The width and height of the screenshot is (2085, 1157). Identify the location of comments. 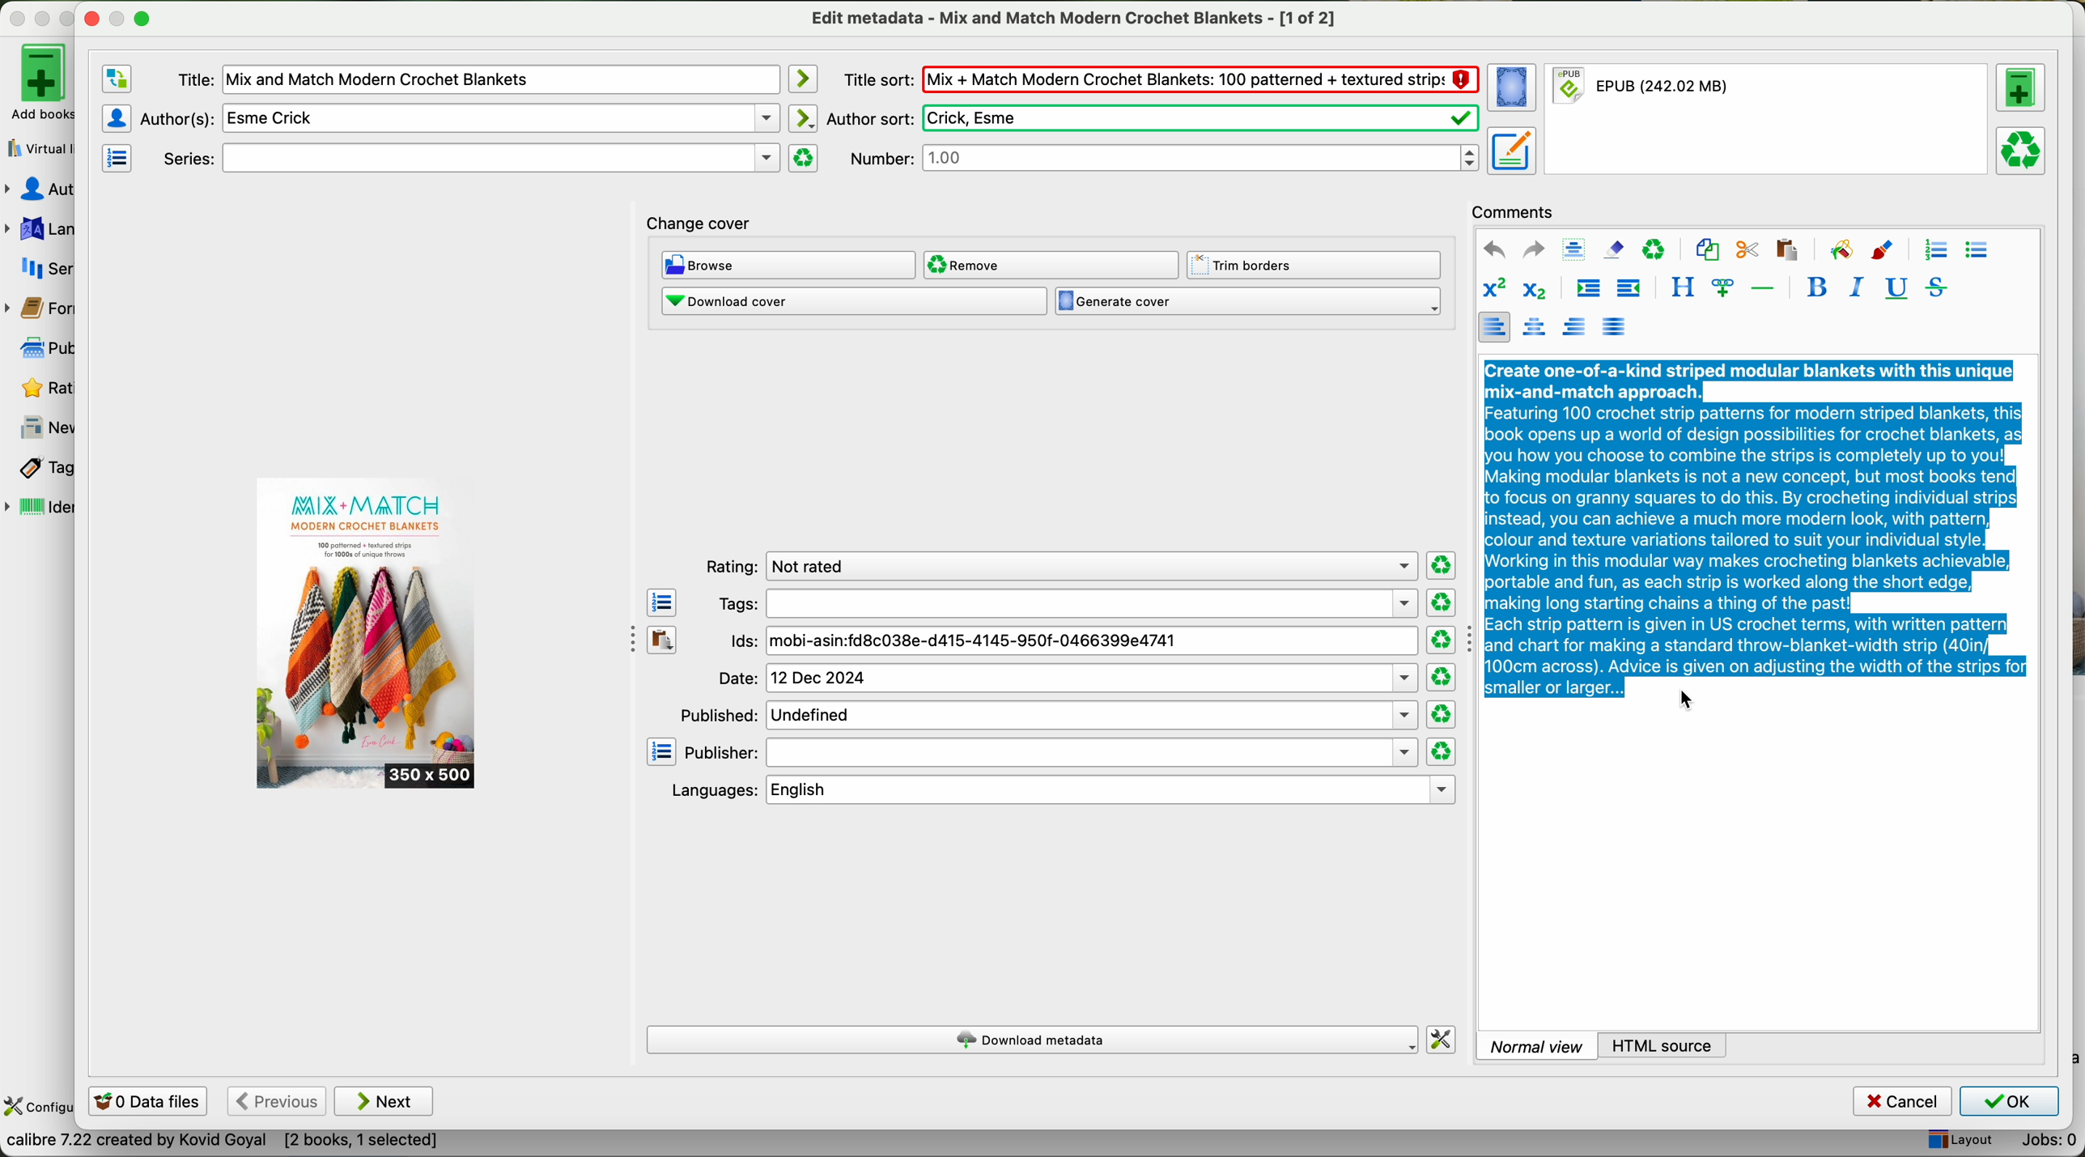
(1518, 210).